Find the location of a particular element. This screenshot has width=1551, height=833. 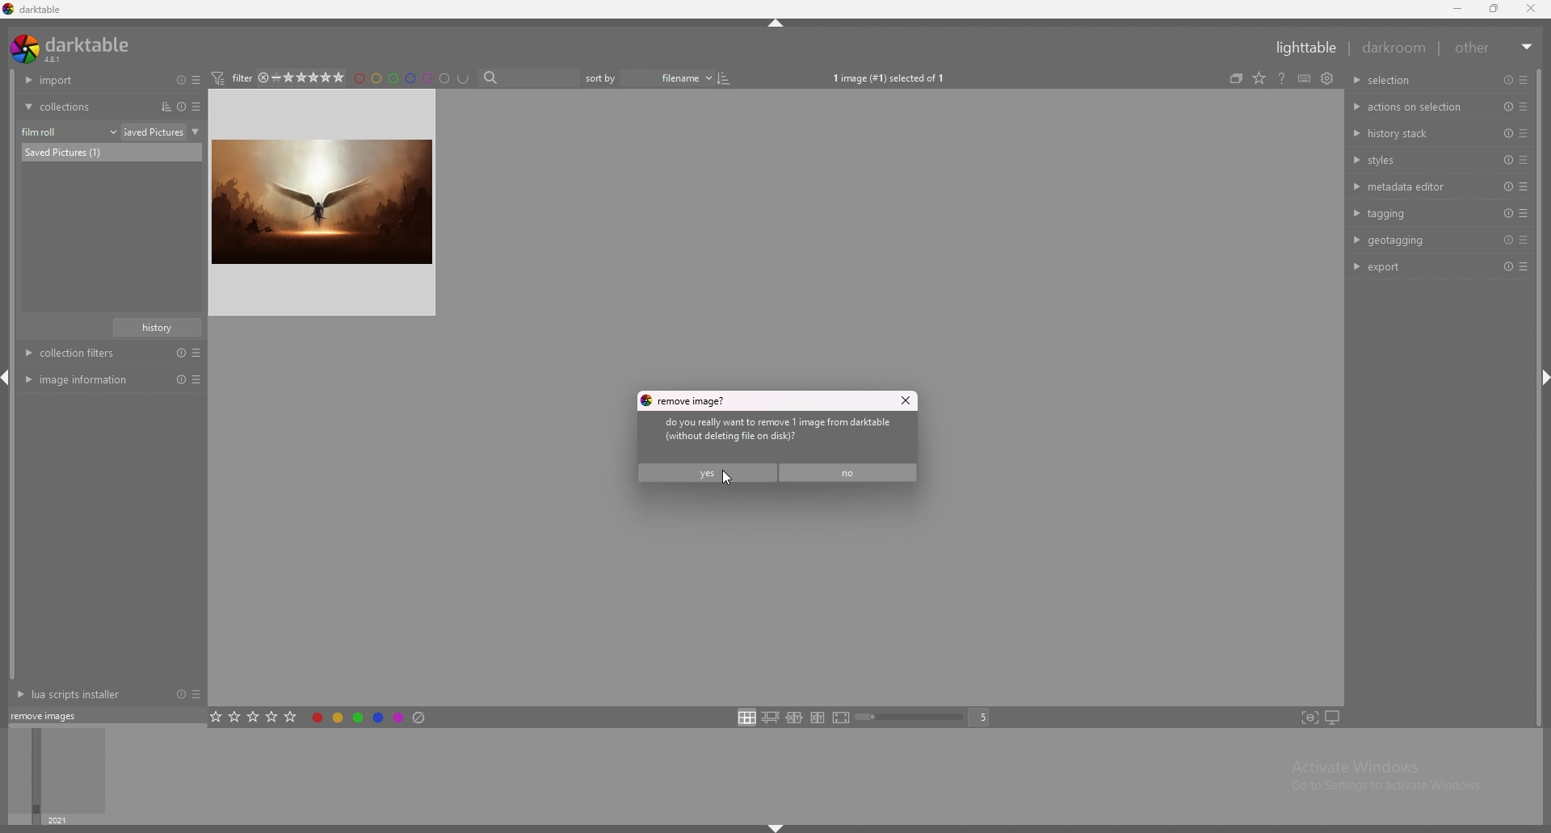

reset is located at coordinates (1508, 80).